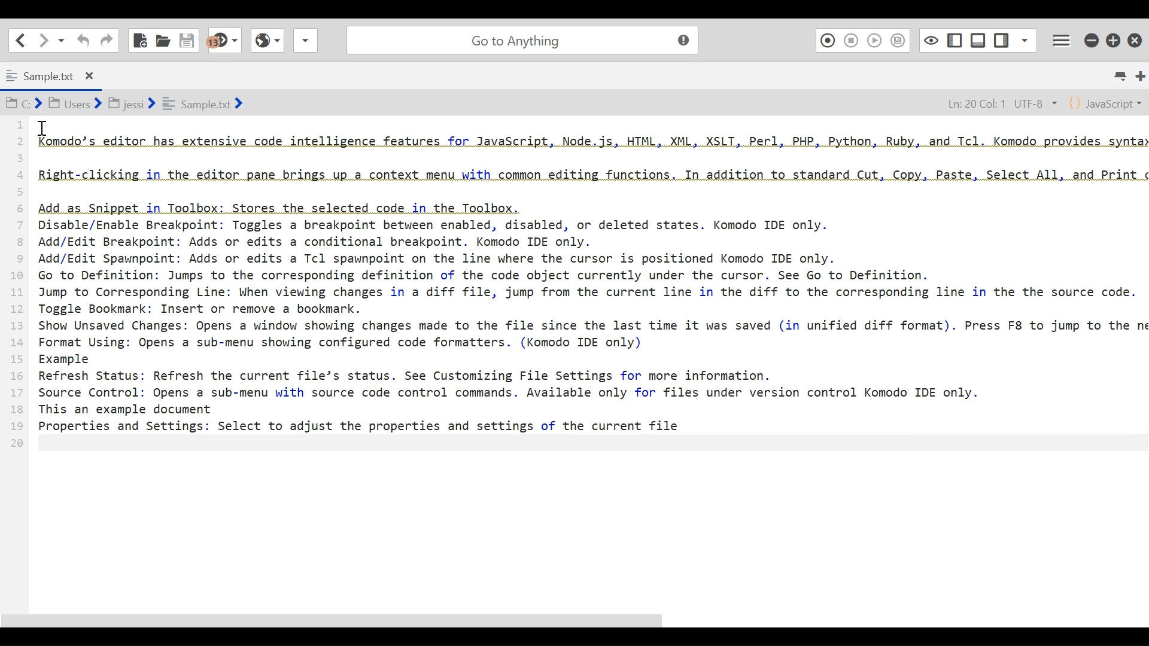  I want to click on Search, so click(520, 38).